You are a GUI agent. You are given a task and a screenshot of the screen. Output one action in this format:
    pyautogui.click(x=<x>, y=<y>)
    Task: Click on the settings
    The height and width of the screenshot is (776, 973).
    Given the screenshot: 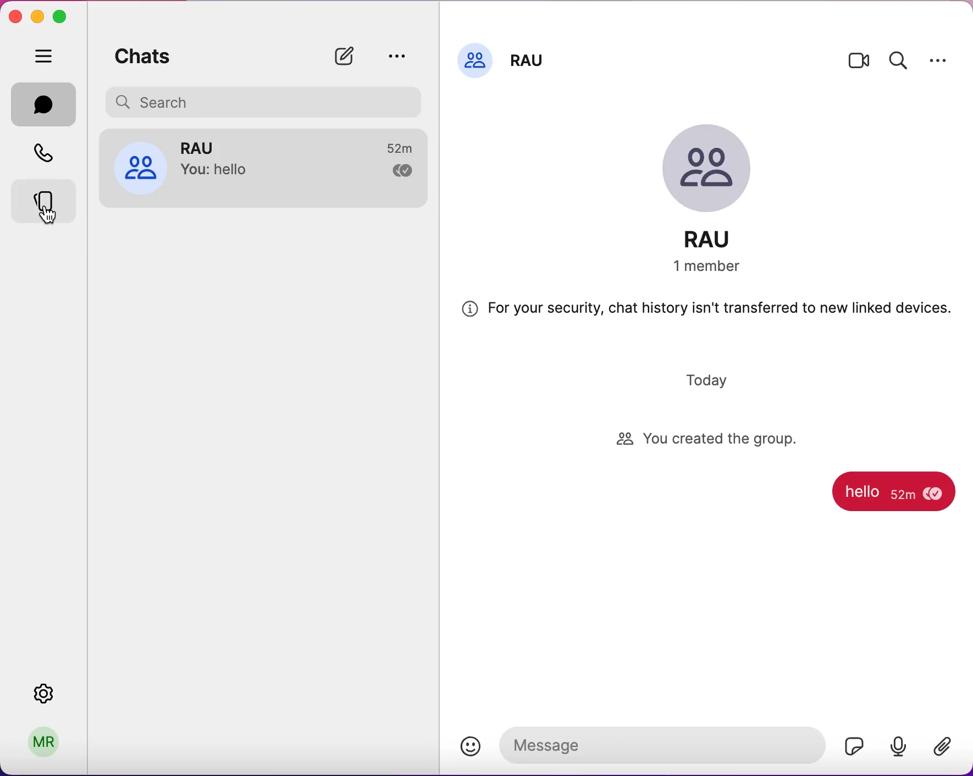 What is the action you would take?
    pyautogui.click(x=55, y=694)
    